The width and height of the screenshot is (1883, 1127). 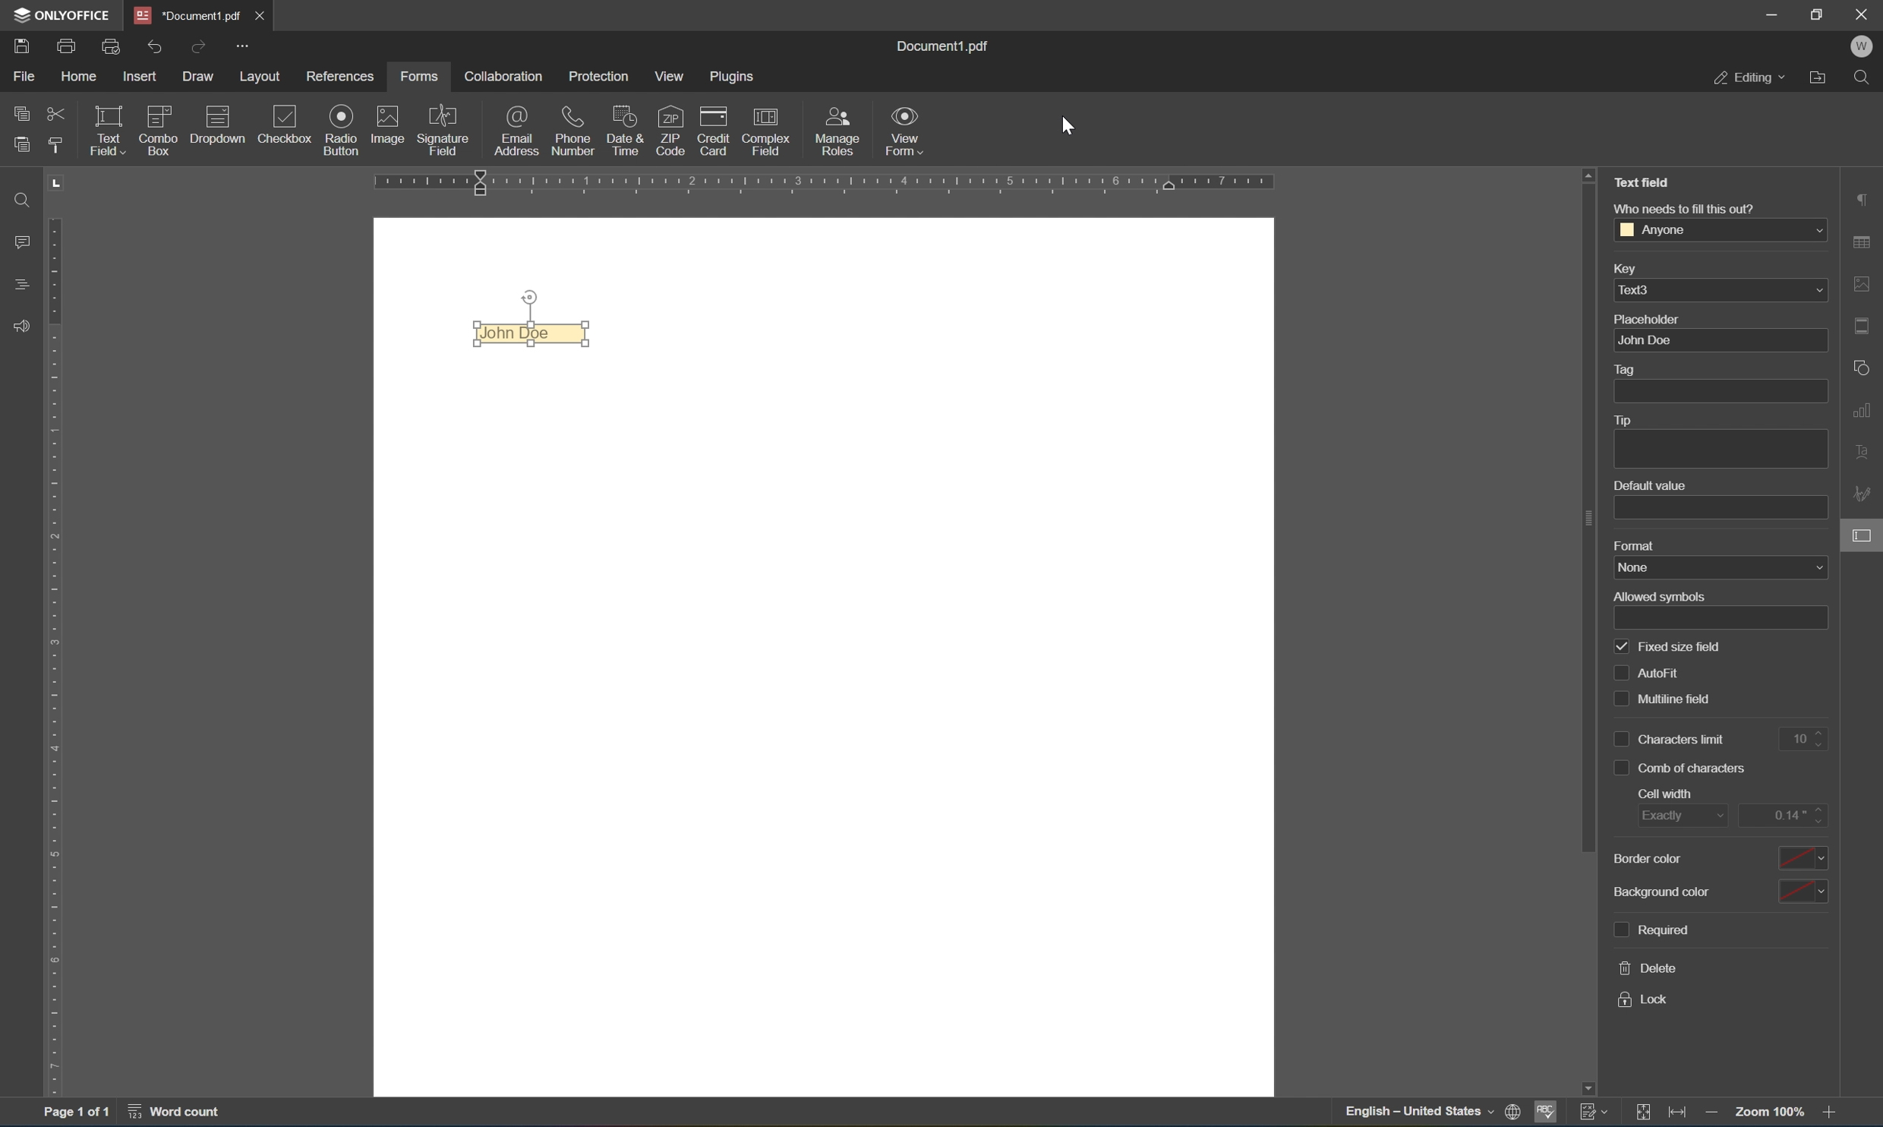 I want to click on home, so click(x=80, y=78).